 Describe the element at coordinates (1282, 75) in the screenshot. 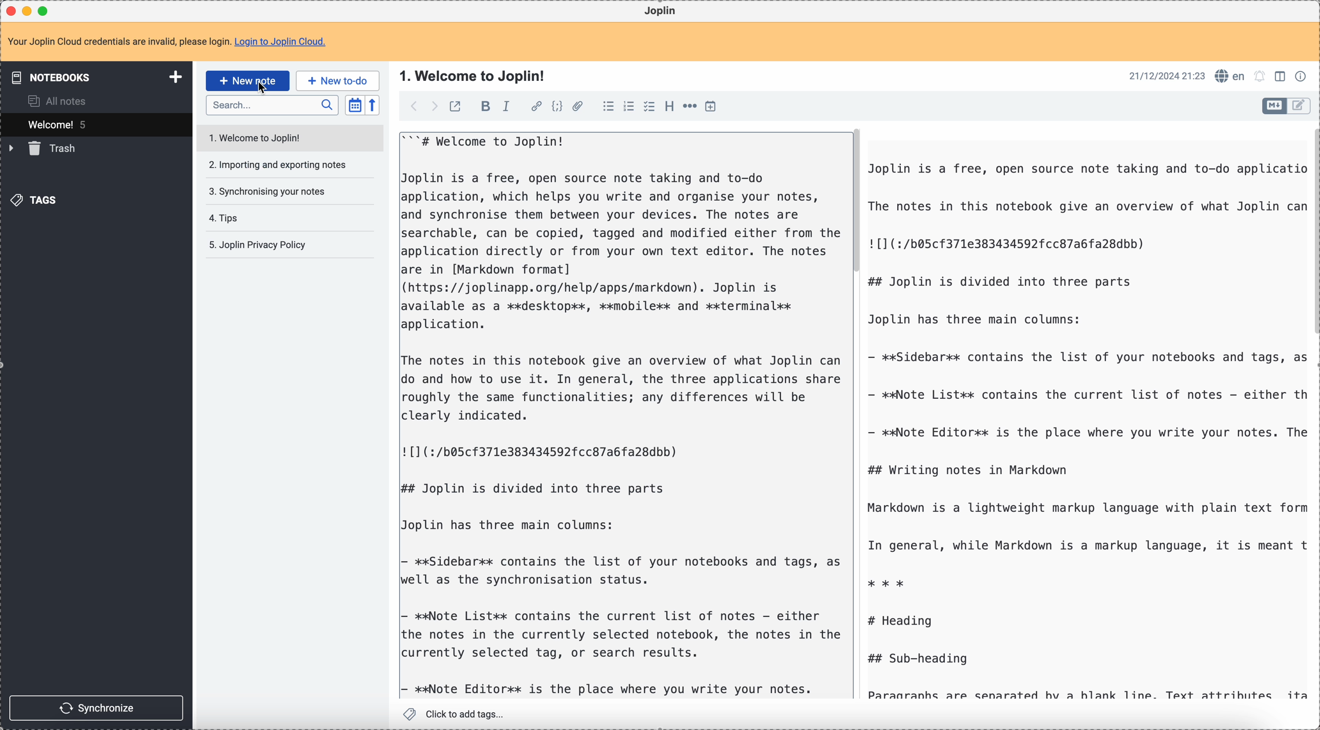

I see `toggle edit layout` at that location.